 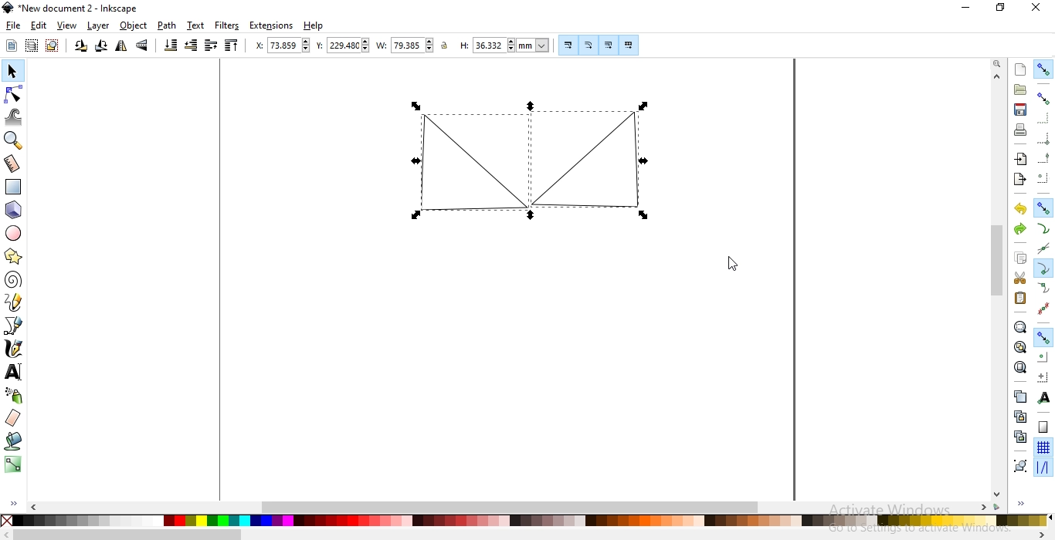 What do you see at coordinates (1017, 416) in the screenshot?
I see `create a clone` at bounding box center [1017, 416].